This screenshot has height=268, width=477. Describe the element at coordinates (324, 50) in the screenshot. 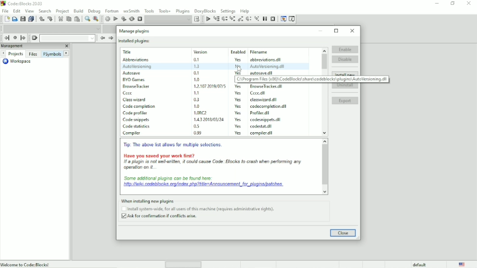

I see `scroll up ` at that location.